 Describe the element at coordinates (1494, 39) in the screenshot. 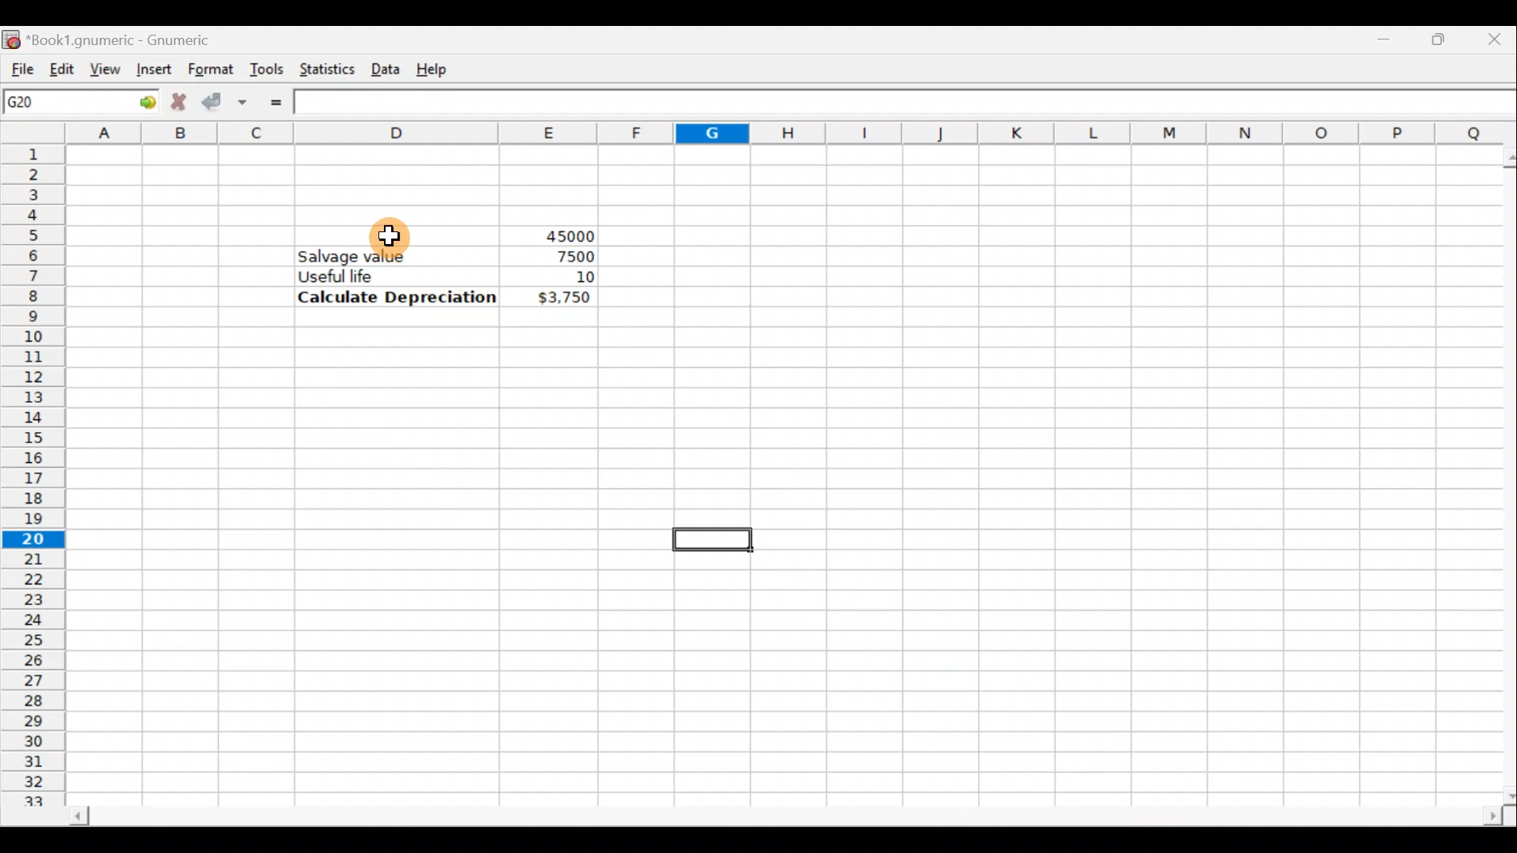

I see `Close` at that location.